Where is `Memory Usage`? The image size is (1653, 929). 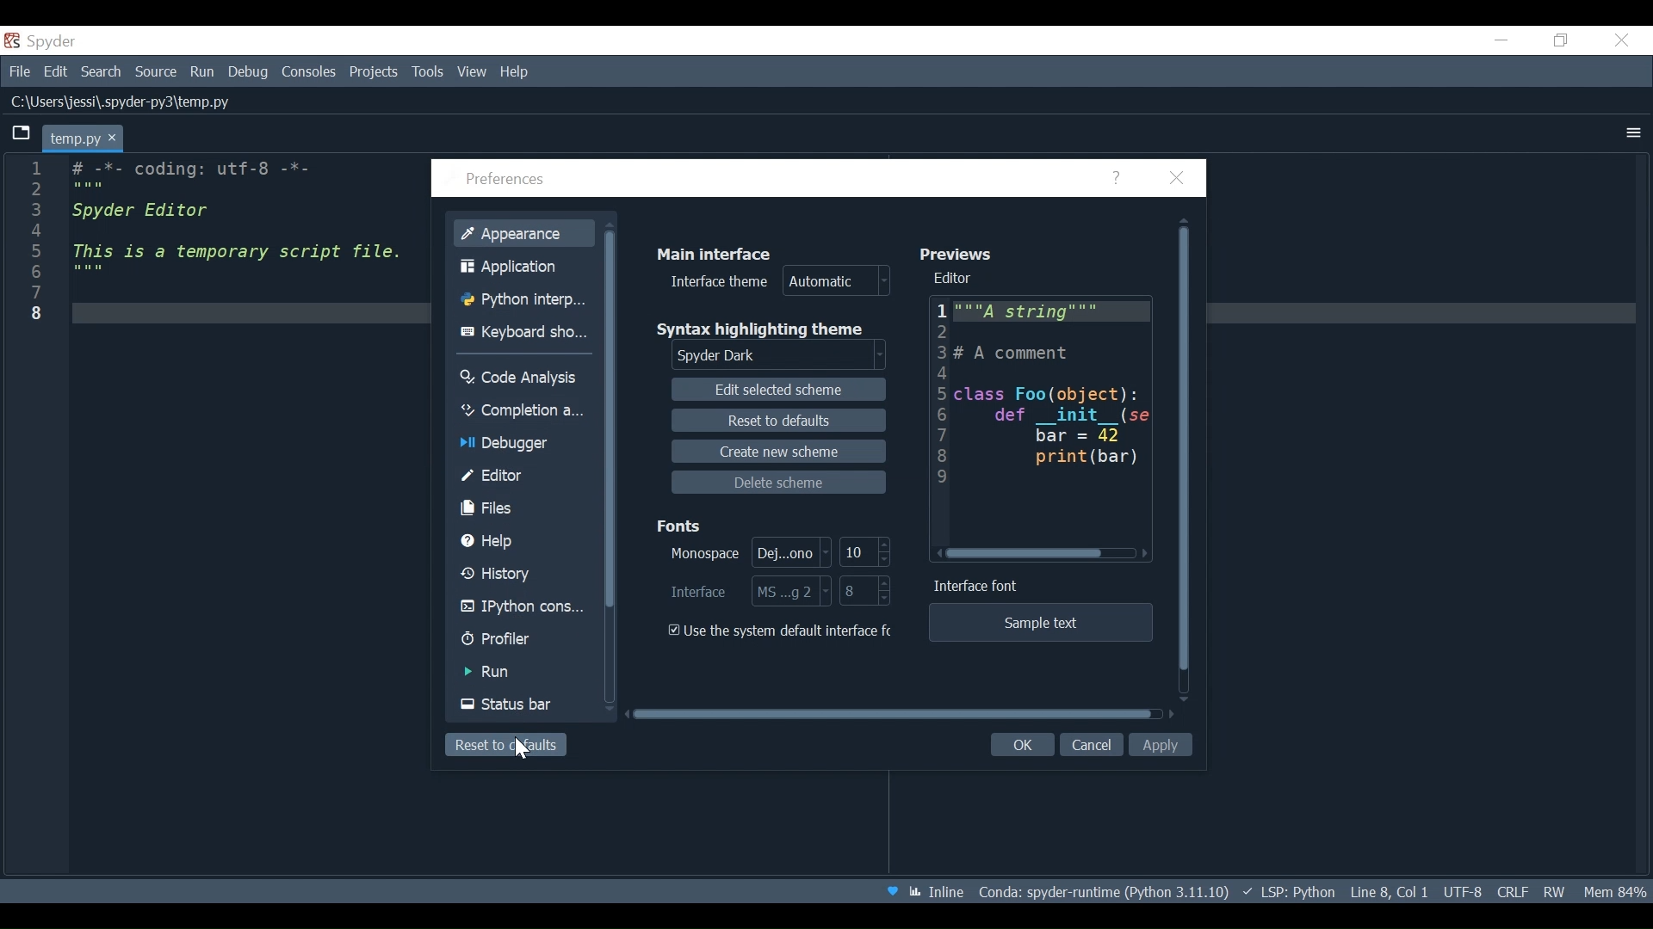
Memory Usage is located at coordinates (1613, 890).